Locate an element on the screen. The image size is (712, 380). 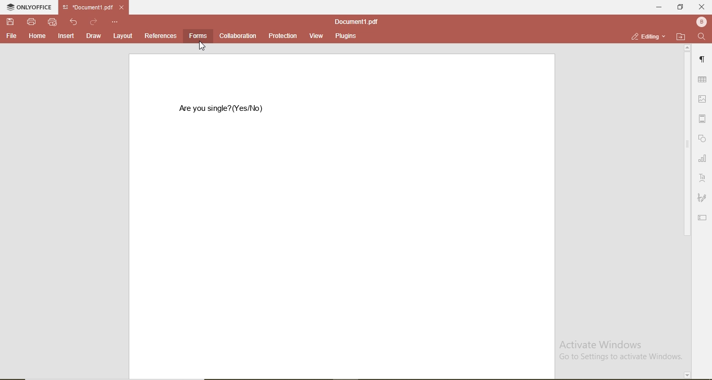
cursor is located at coordinates (203, 47).